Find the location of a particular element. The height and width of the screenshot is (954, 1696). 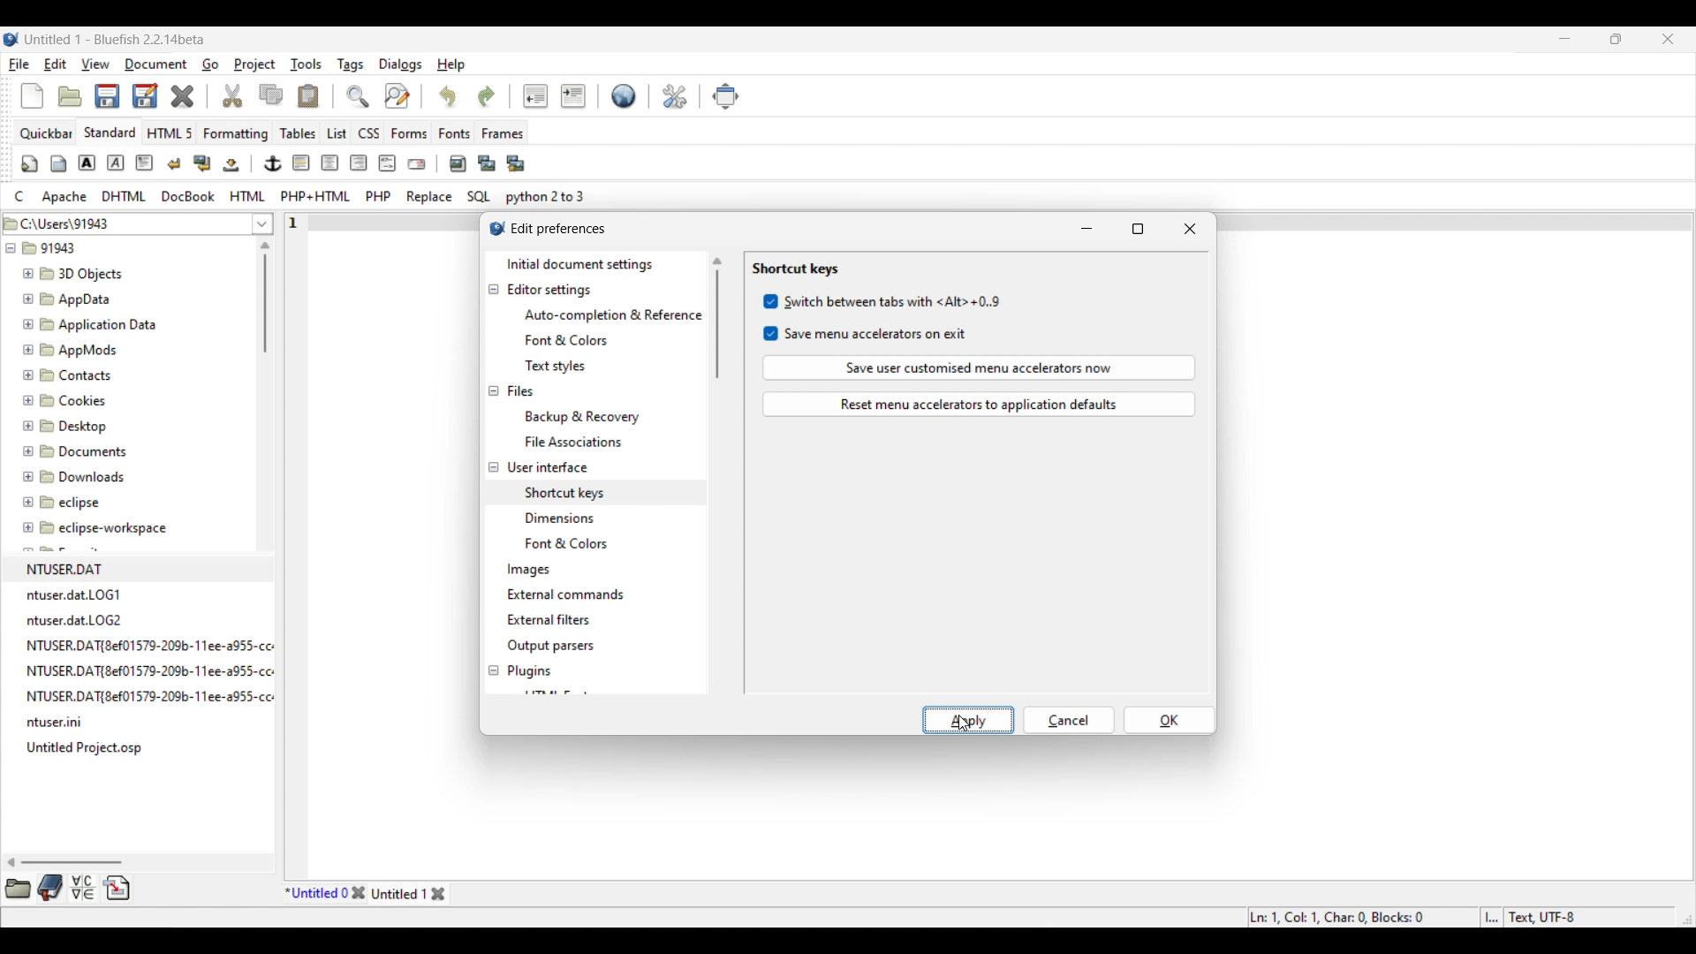

1 is located at coordinates (296, 219).